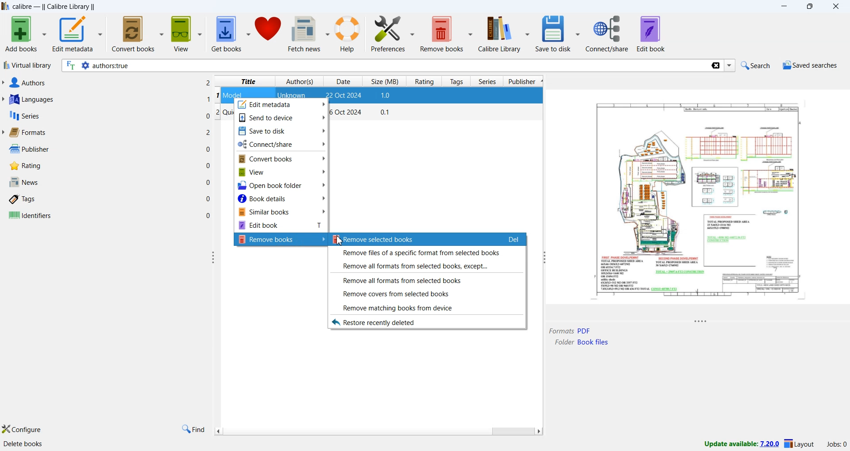 Image resolution: width=850 pixels, height=451 pixels. What do you see at coordinates (27, 149) in the screenshot?
I see `publisher` at bounding box center [27, 149].